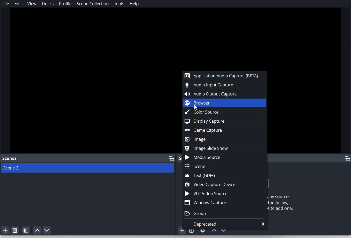  Describe the element at coordinates (225, 112) in the screenshot. I see `Color Source` at that location.